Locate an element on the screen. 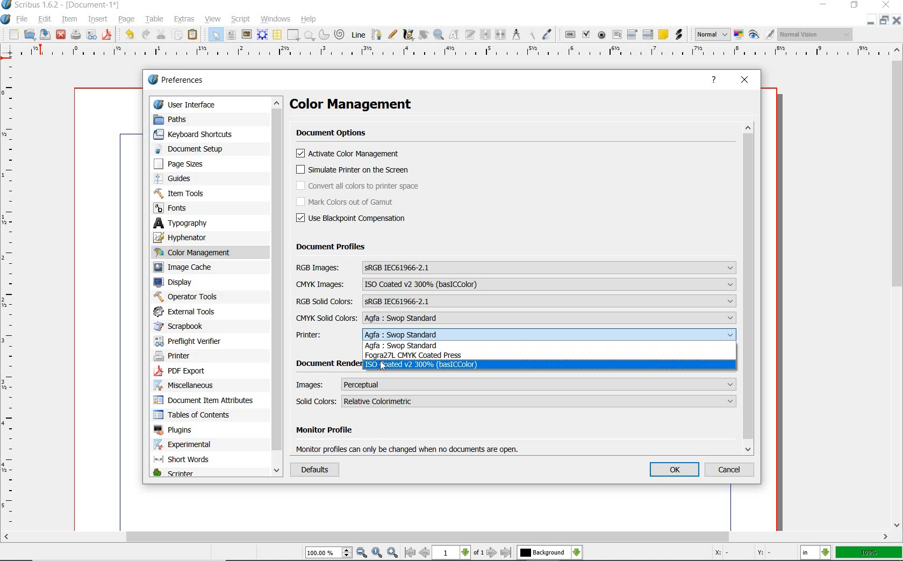 Image resolution: width=903 pixels, height=561 pixels. CMYK SOLID COLORS is located at coordinates (515, 318).